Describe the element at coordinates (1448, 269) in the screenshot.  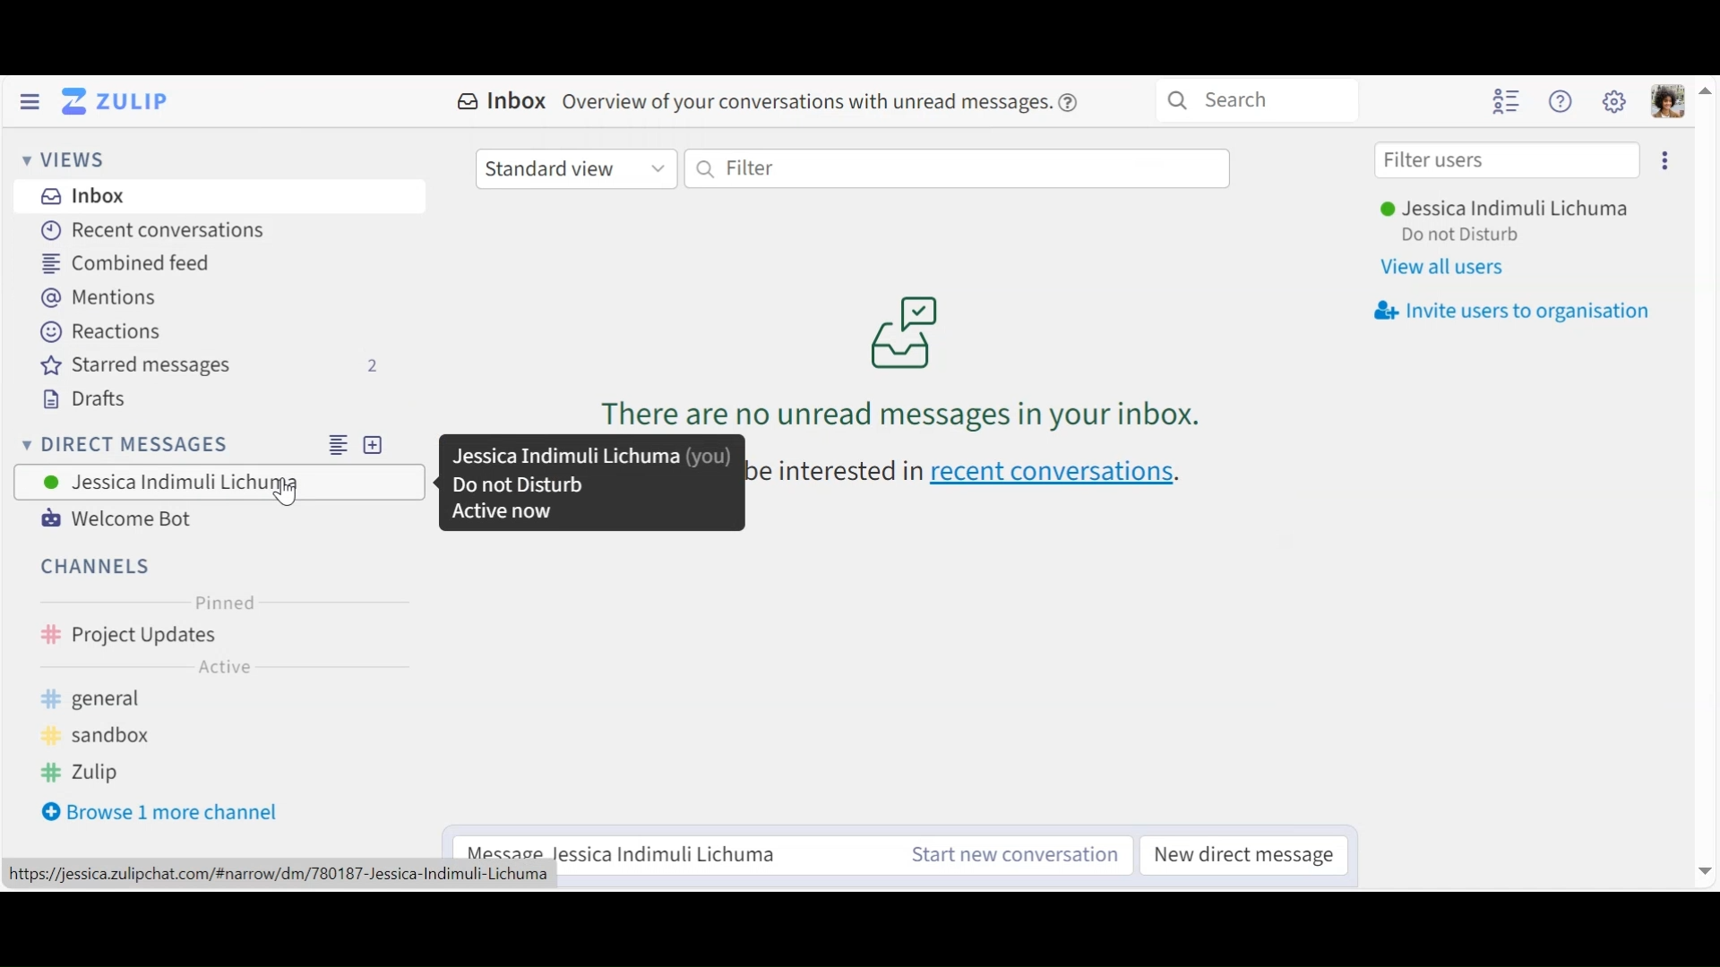
I see `View all users` at that location.